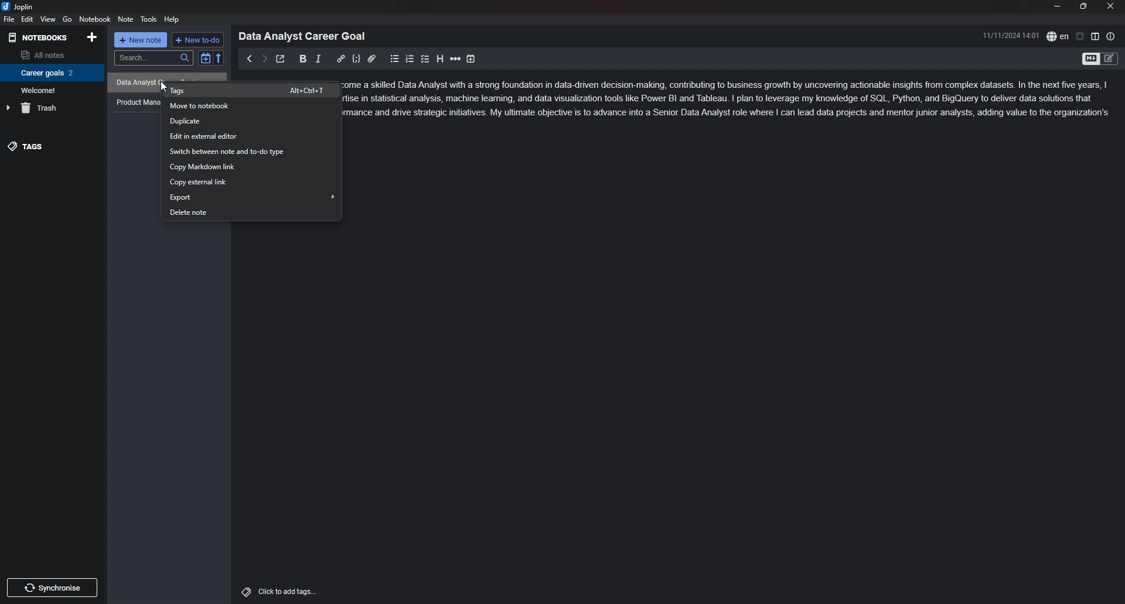 The width and height of the screenshot is (1125, 604). Describe the element at coordinates (50, 108) in the screenshot. I see `trash` at that location.